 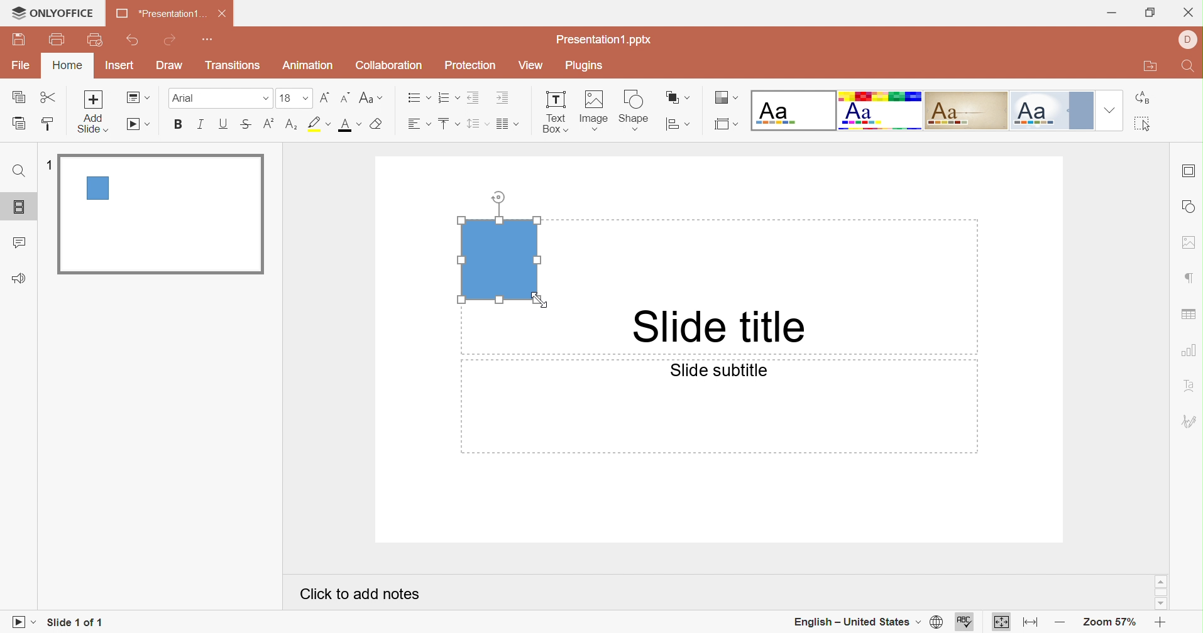 What do you see at coordinates (160, 13) in the screenshot?
I see `Presentation1...` at bounding box center [160, 13].